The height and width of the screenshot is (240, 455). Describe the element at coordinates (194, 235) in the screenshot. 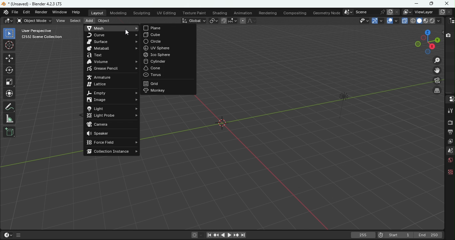

I see `Auto keying` at that location.